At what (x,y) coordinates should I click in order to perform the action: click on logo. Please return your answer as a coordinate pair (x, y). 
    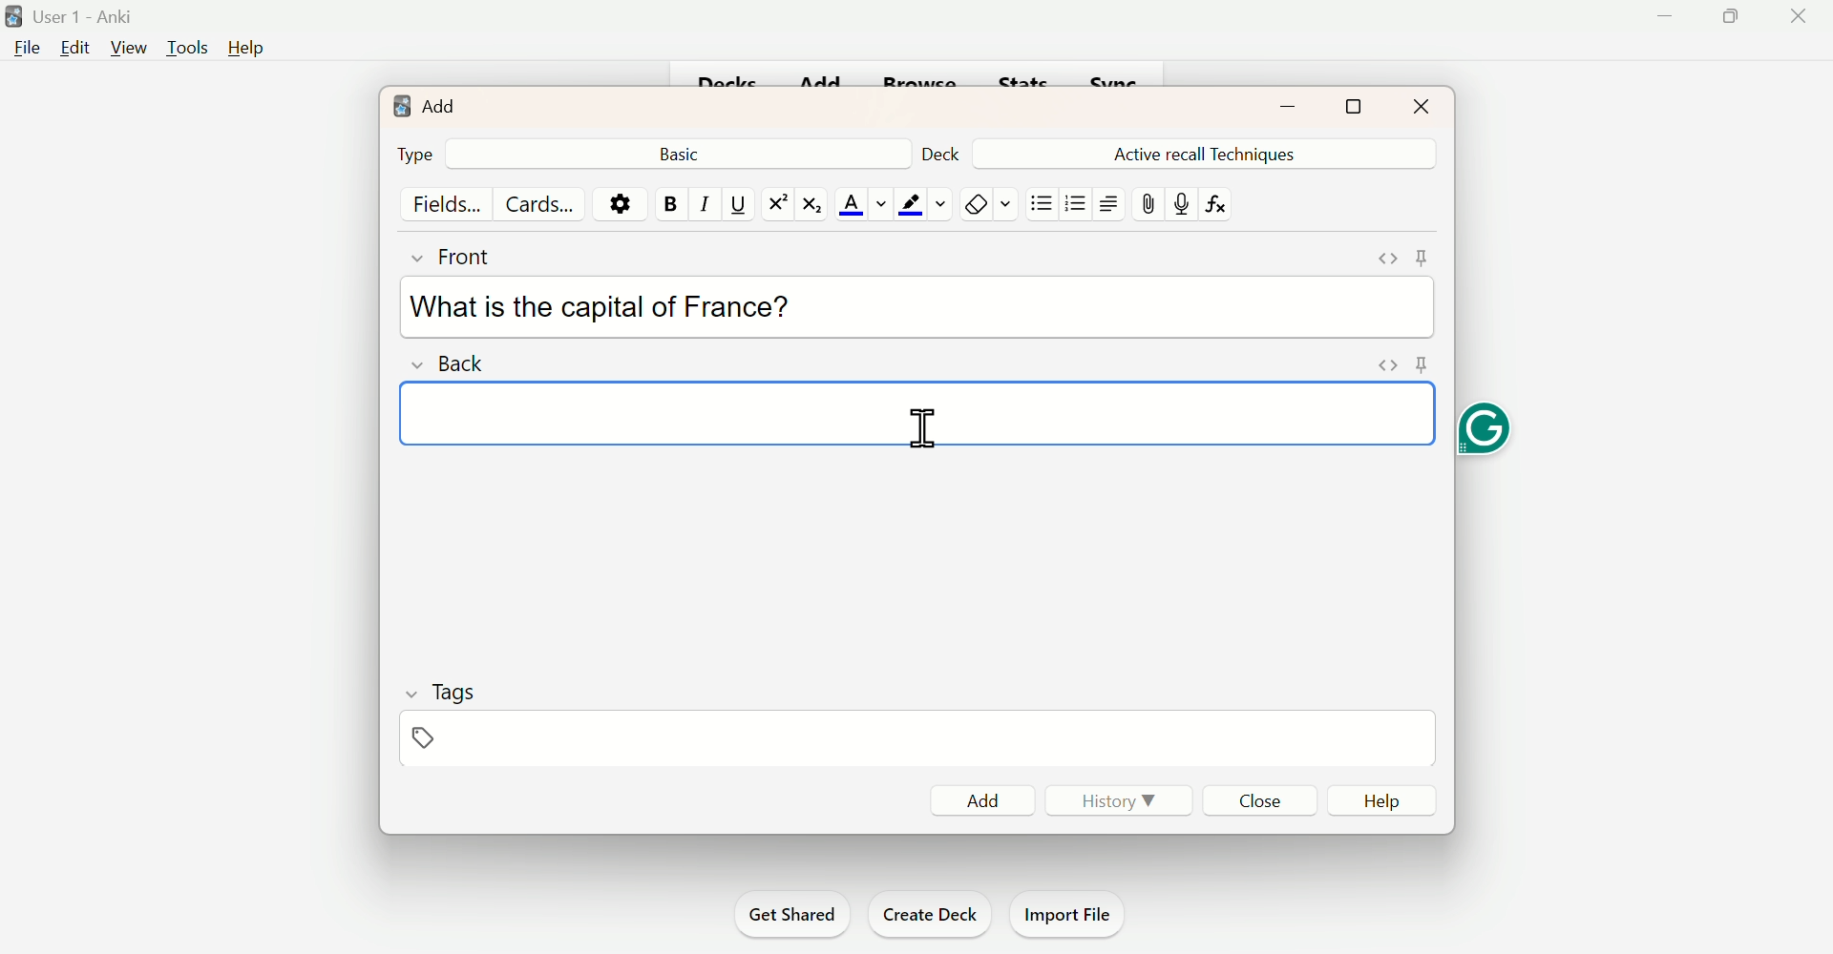
    Looking at the image, I should click on (394, 110).